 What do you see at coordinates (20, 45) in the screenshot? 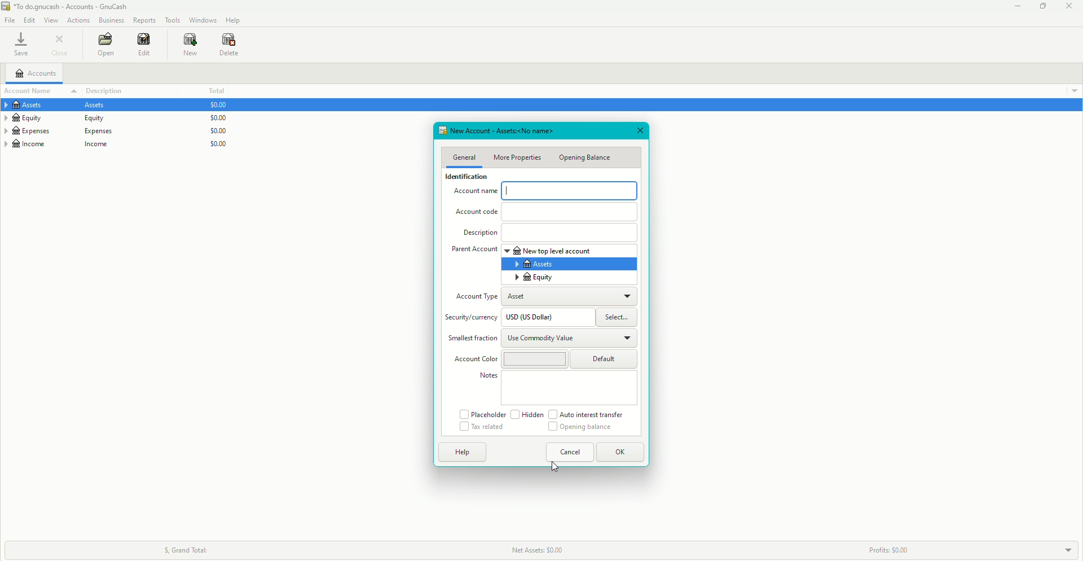
I see `Save` at bounding box center [20, 45].